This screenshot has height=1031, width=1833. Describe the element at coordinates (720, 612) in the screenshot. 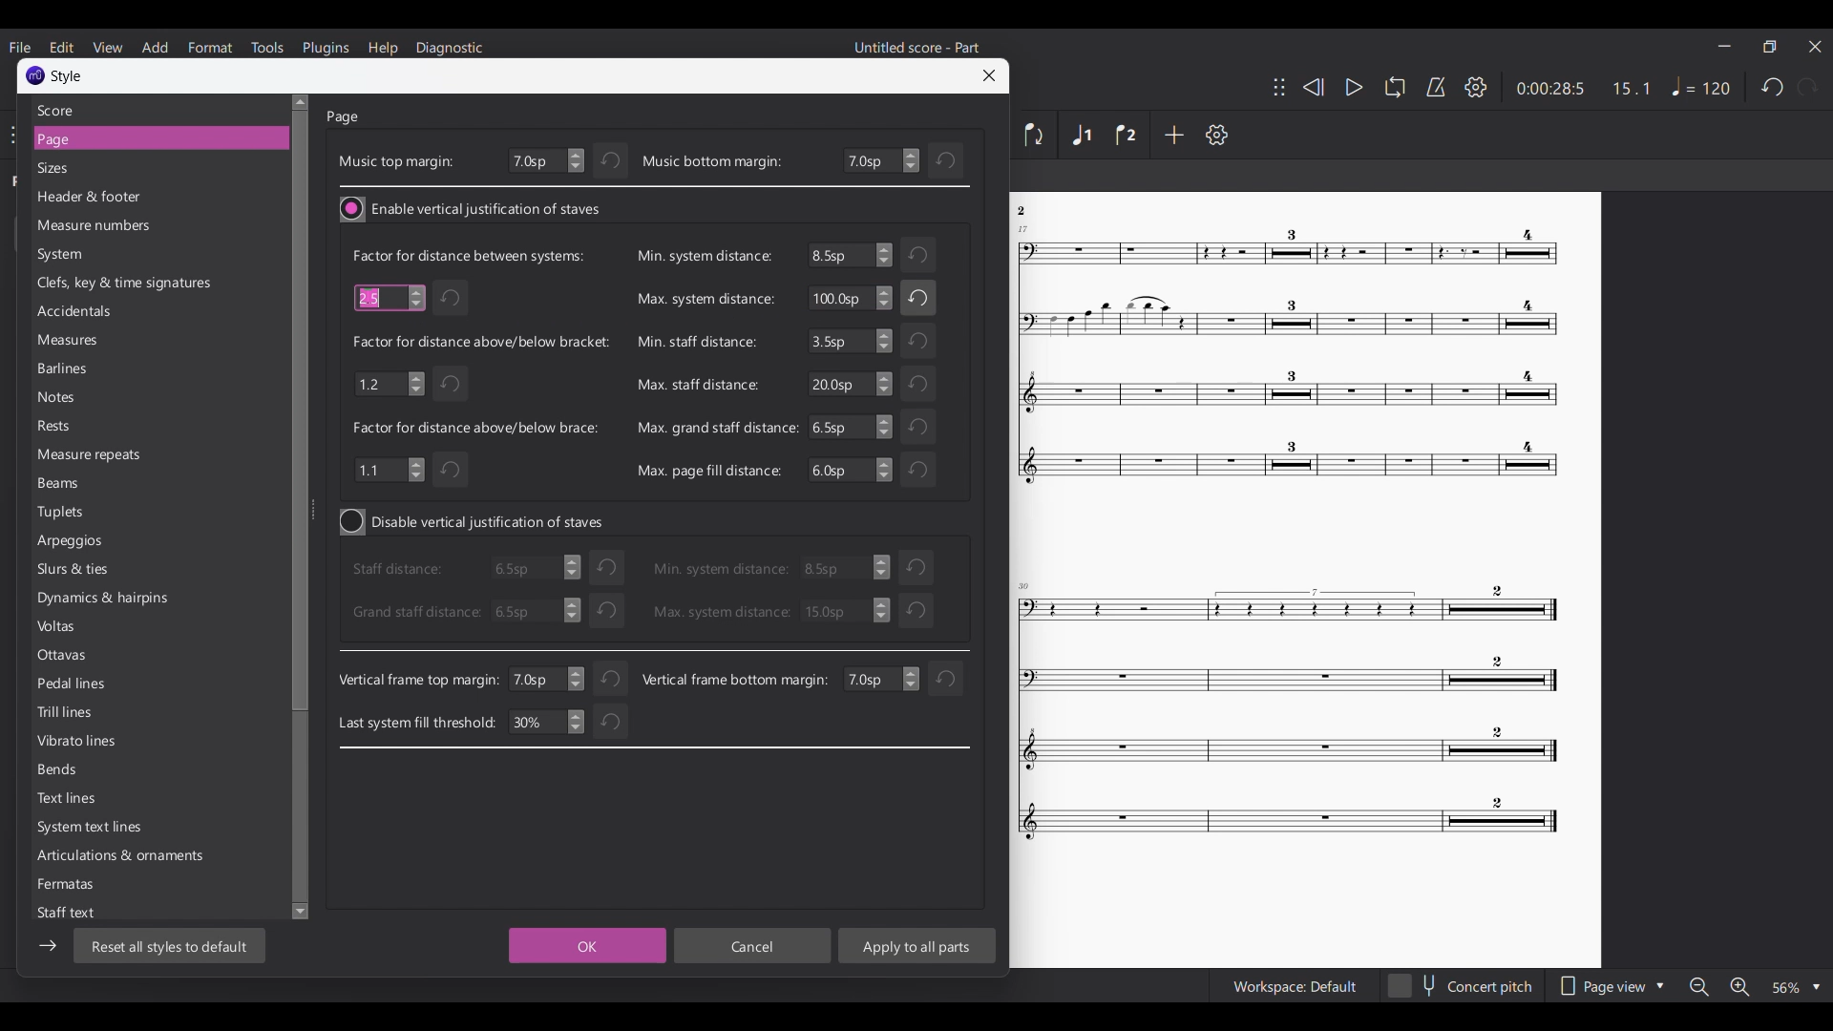

I see `Max. system distance` at that location.